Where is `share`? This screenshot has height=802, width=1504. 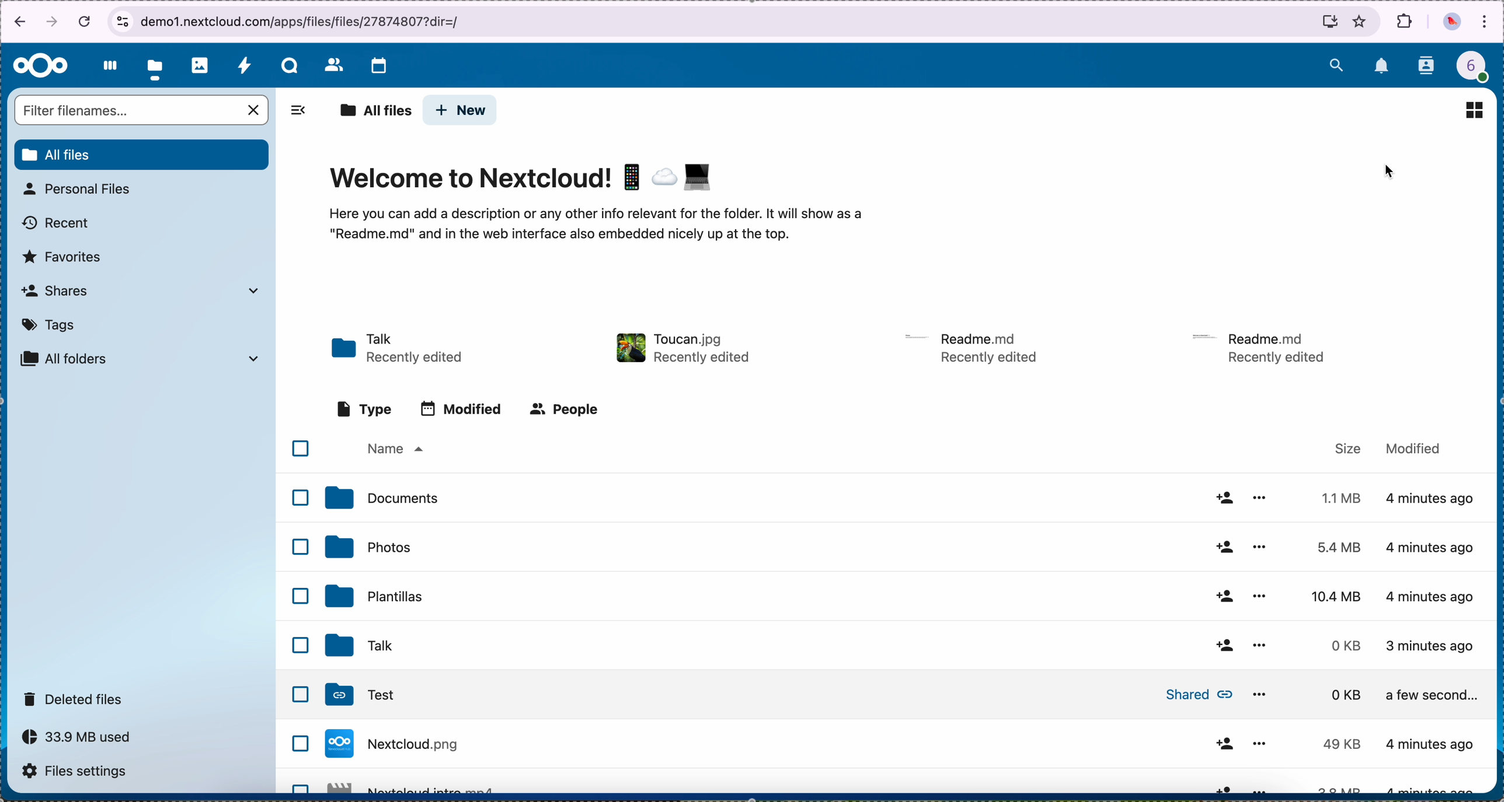
share is located at coordinates (1223, 646).